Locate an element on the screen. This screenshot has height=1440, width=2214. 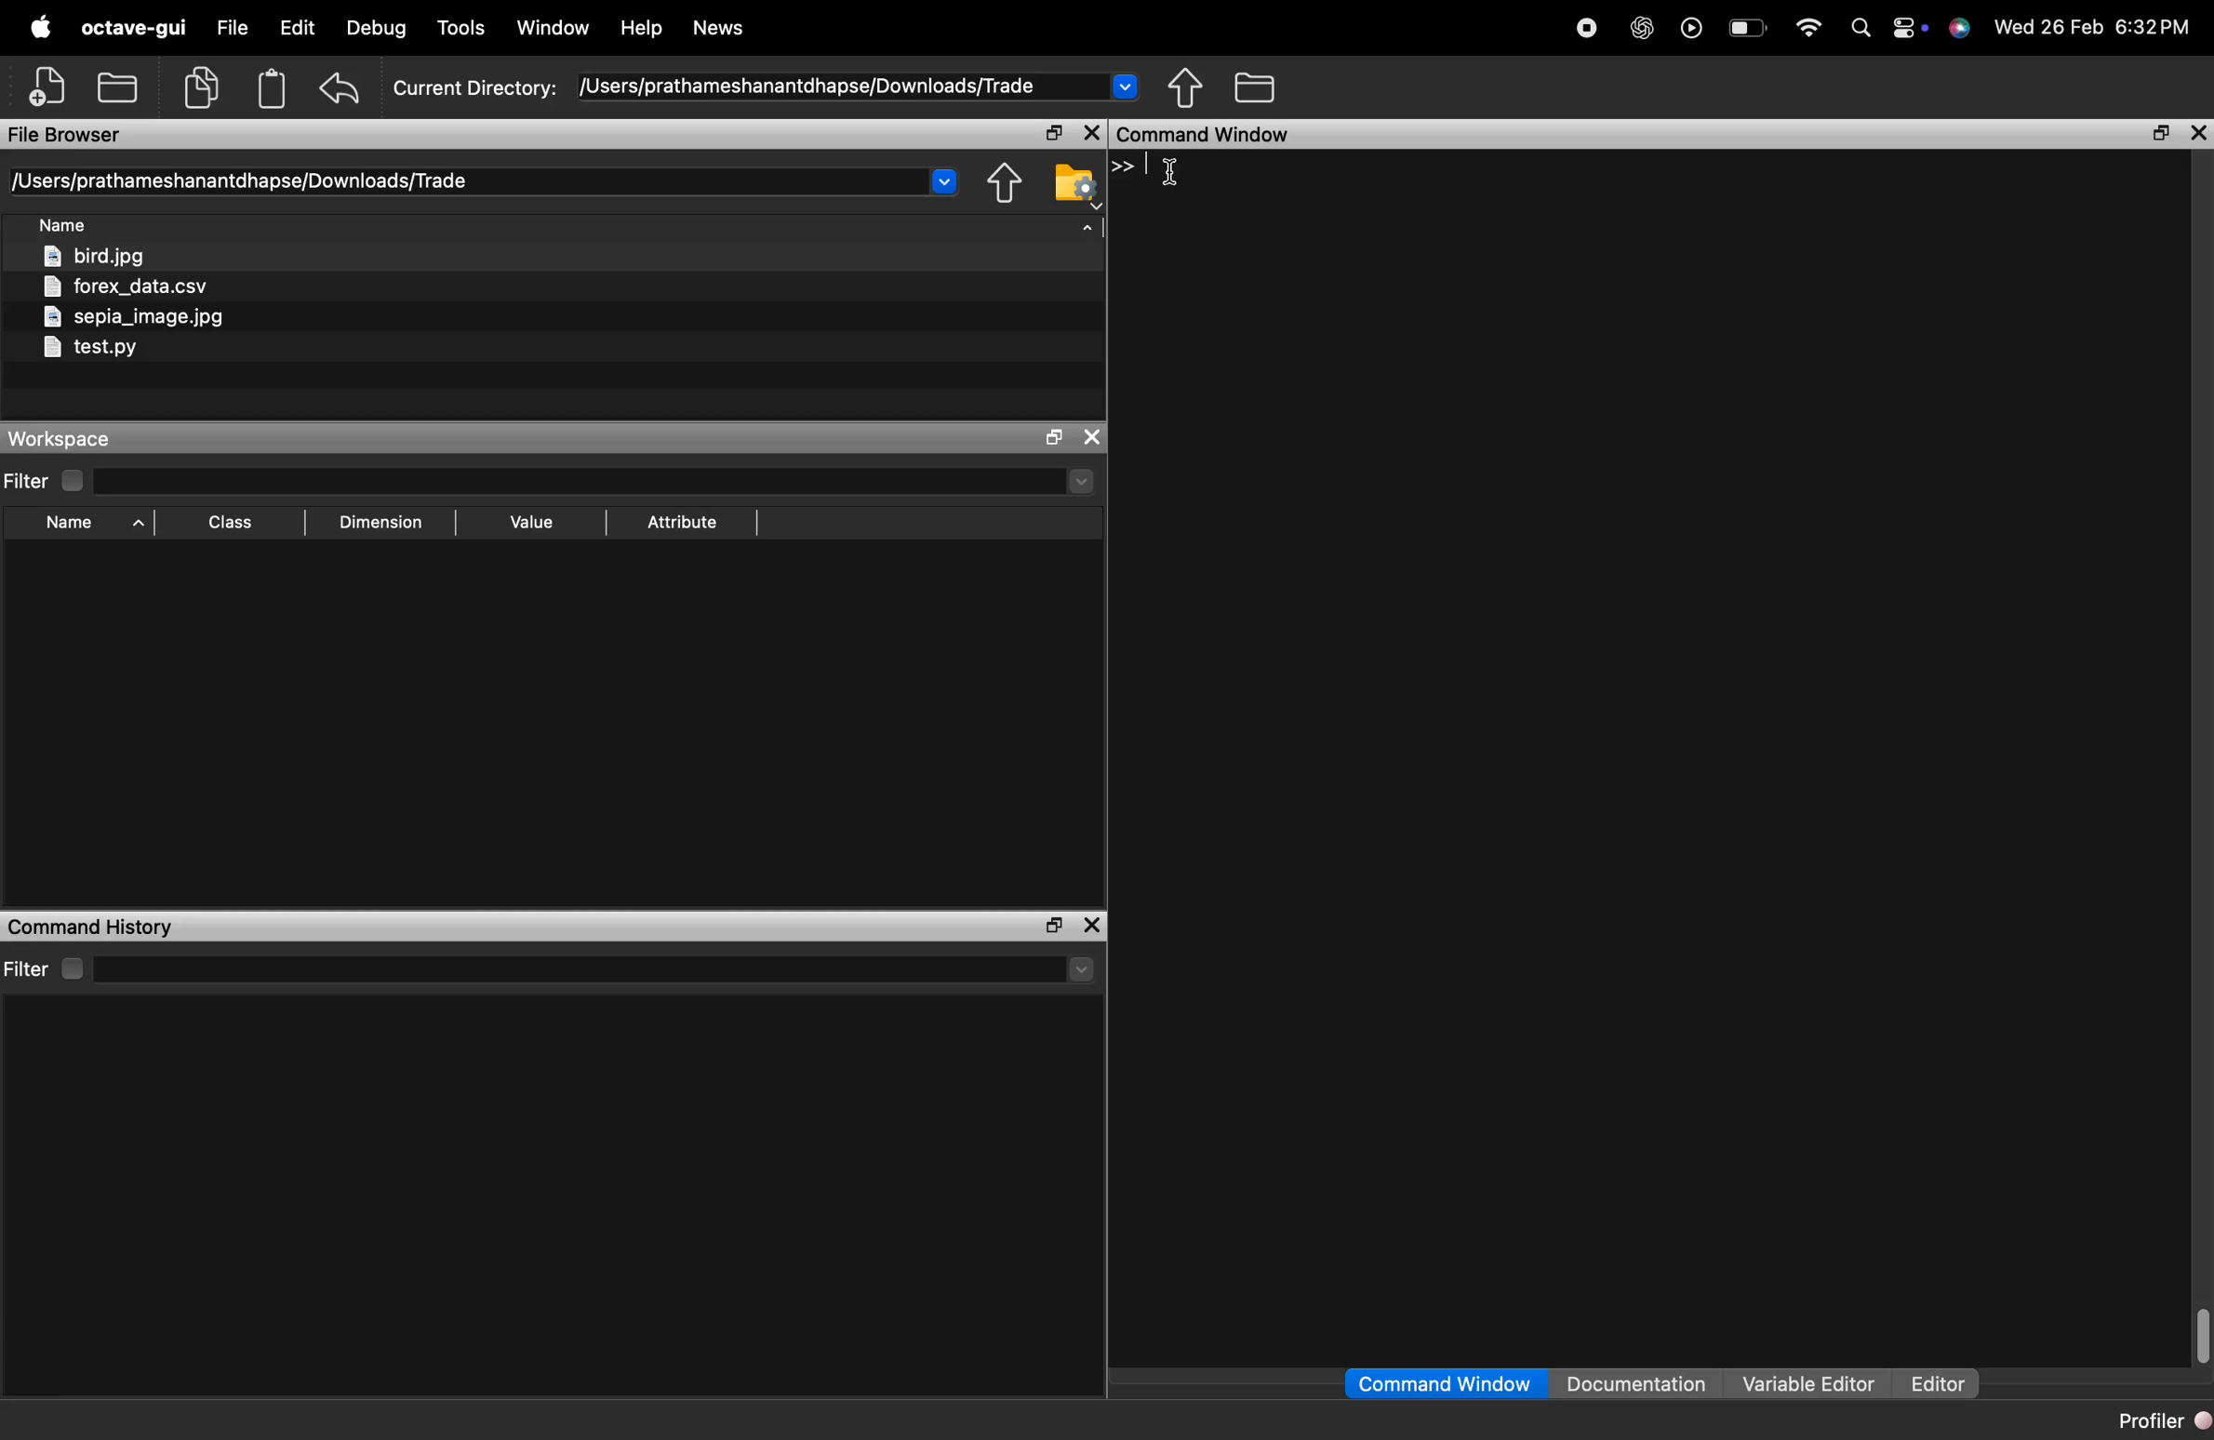
undo is located at coordinates (342, 87).